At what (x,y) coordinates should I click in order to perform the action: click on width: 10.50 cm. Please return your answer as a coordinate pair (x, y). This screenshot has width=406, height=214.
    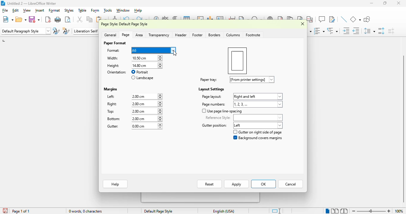
    Looking at the image, I should click on (134, 58).